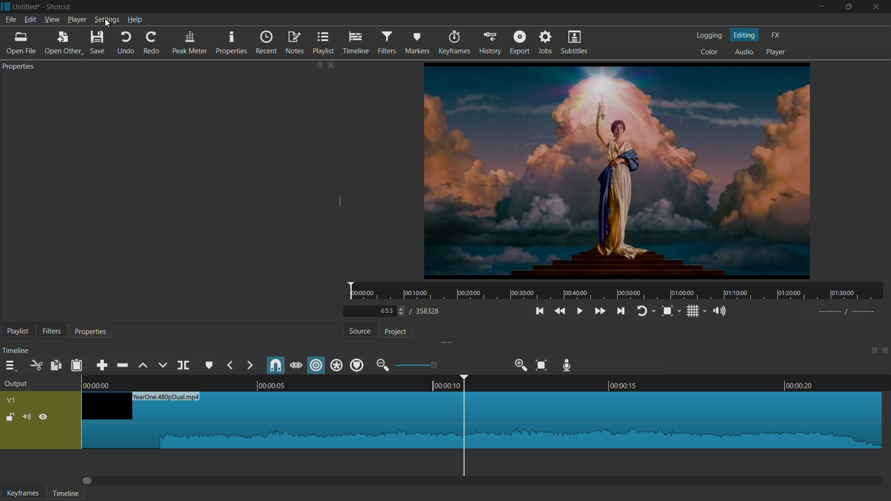 The image size is (891, 501). Describe the element at coordinates (19, 331) in the screenshot. I see `playlist` at that location.